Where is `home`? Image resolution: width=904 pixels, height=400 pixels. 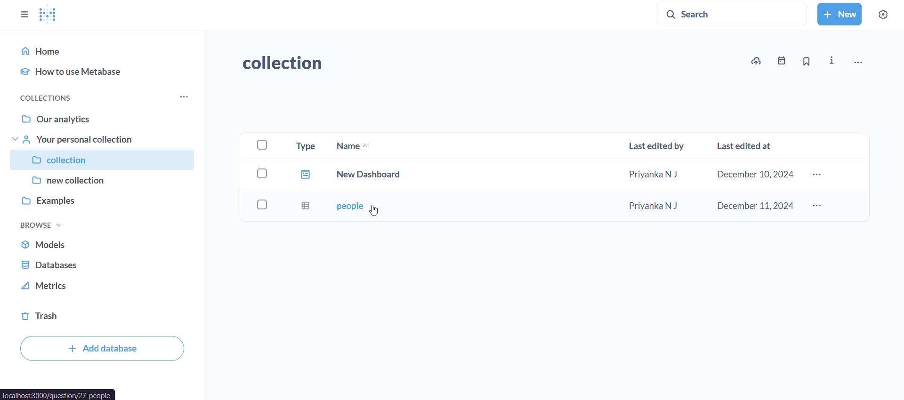
home is located at coordinates (107, 51).